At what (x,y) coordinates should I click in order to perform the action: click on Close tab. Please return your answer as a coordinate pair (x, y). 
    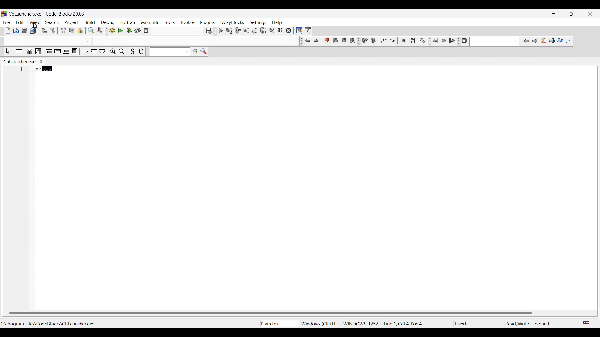
    Looking at the image, I should click on (41, 61).